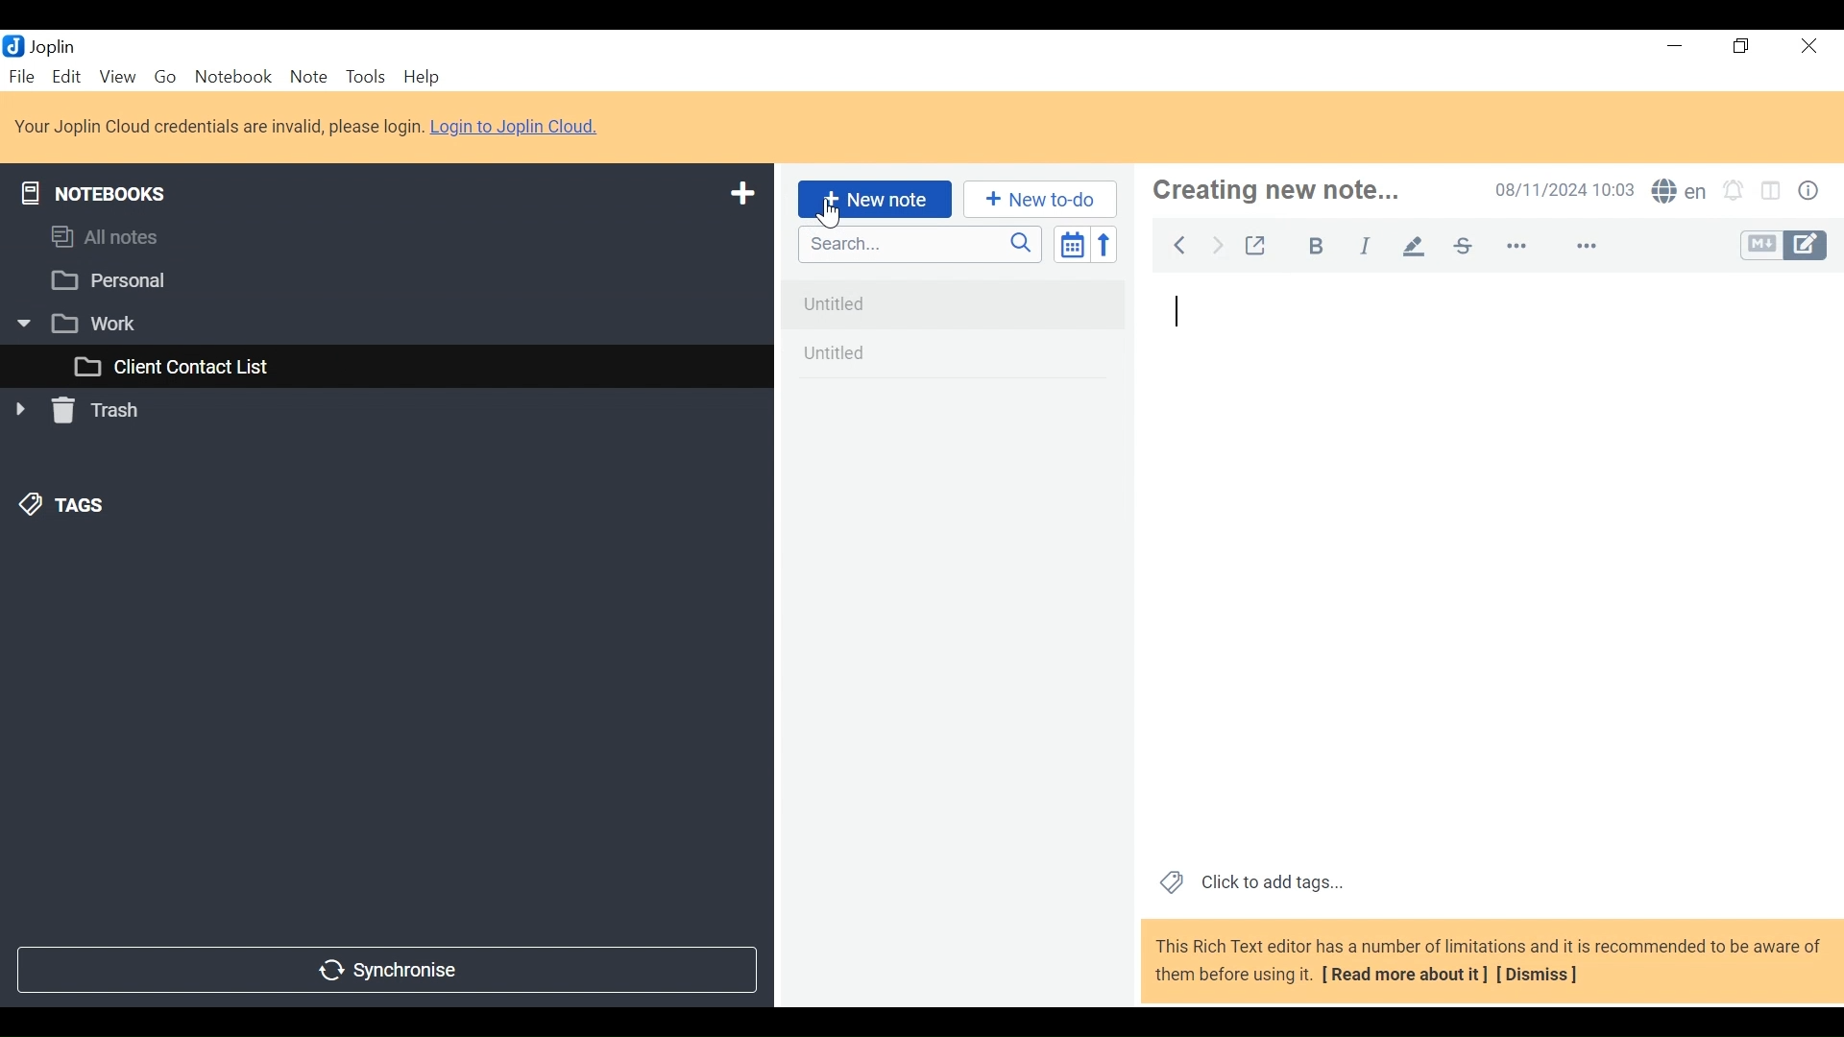 The width and height of the screenshot is (1844, 1037). What do you see at coordinates (874, 200) in the screenshot?
I see `Add New Note` at bounding box center [874, 200].